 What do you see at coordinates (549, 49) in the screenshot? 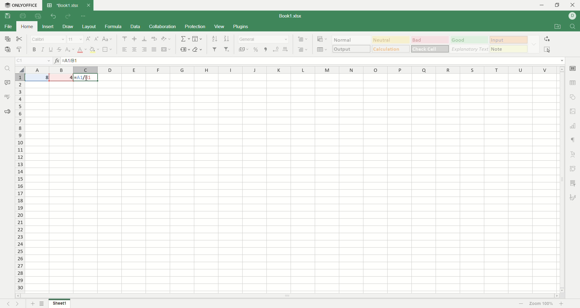
I see `select all` at bounding box center [549, 49].